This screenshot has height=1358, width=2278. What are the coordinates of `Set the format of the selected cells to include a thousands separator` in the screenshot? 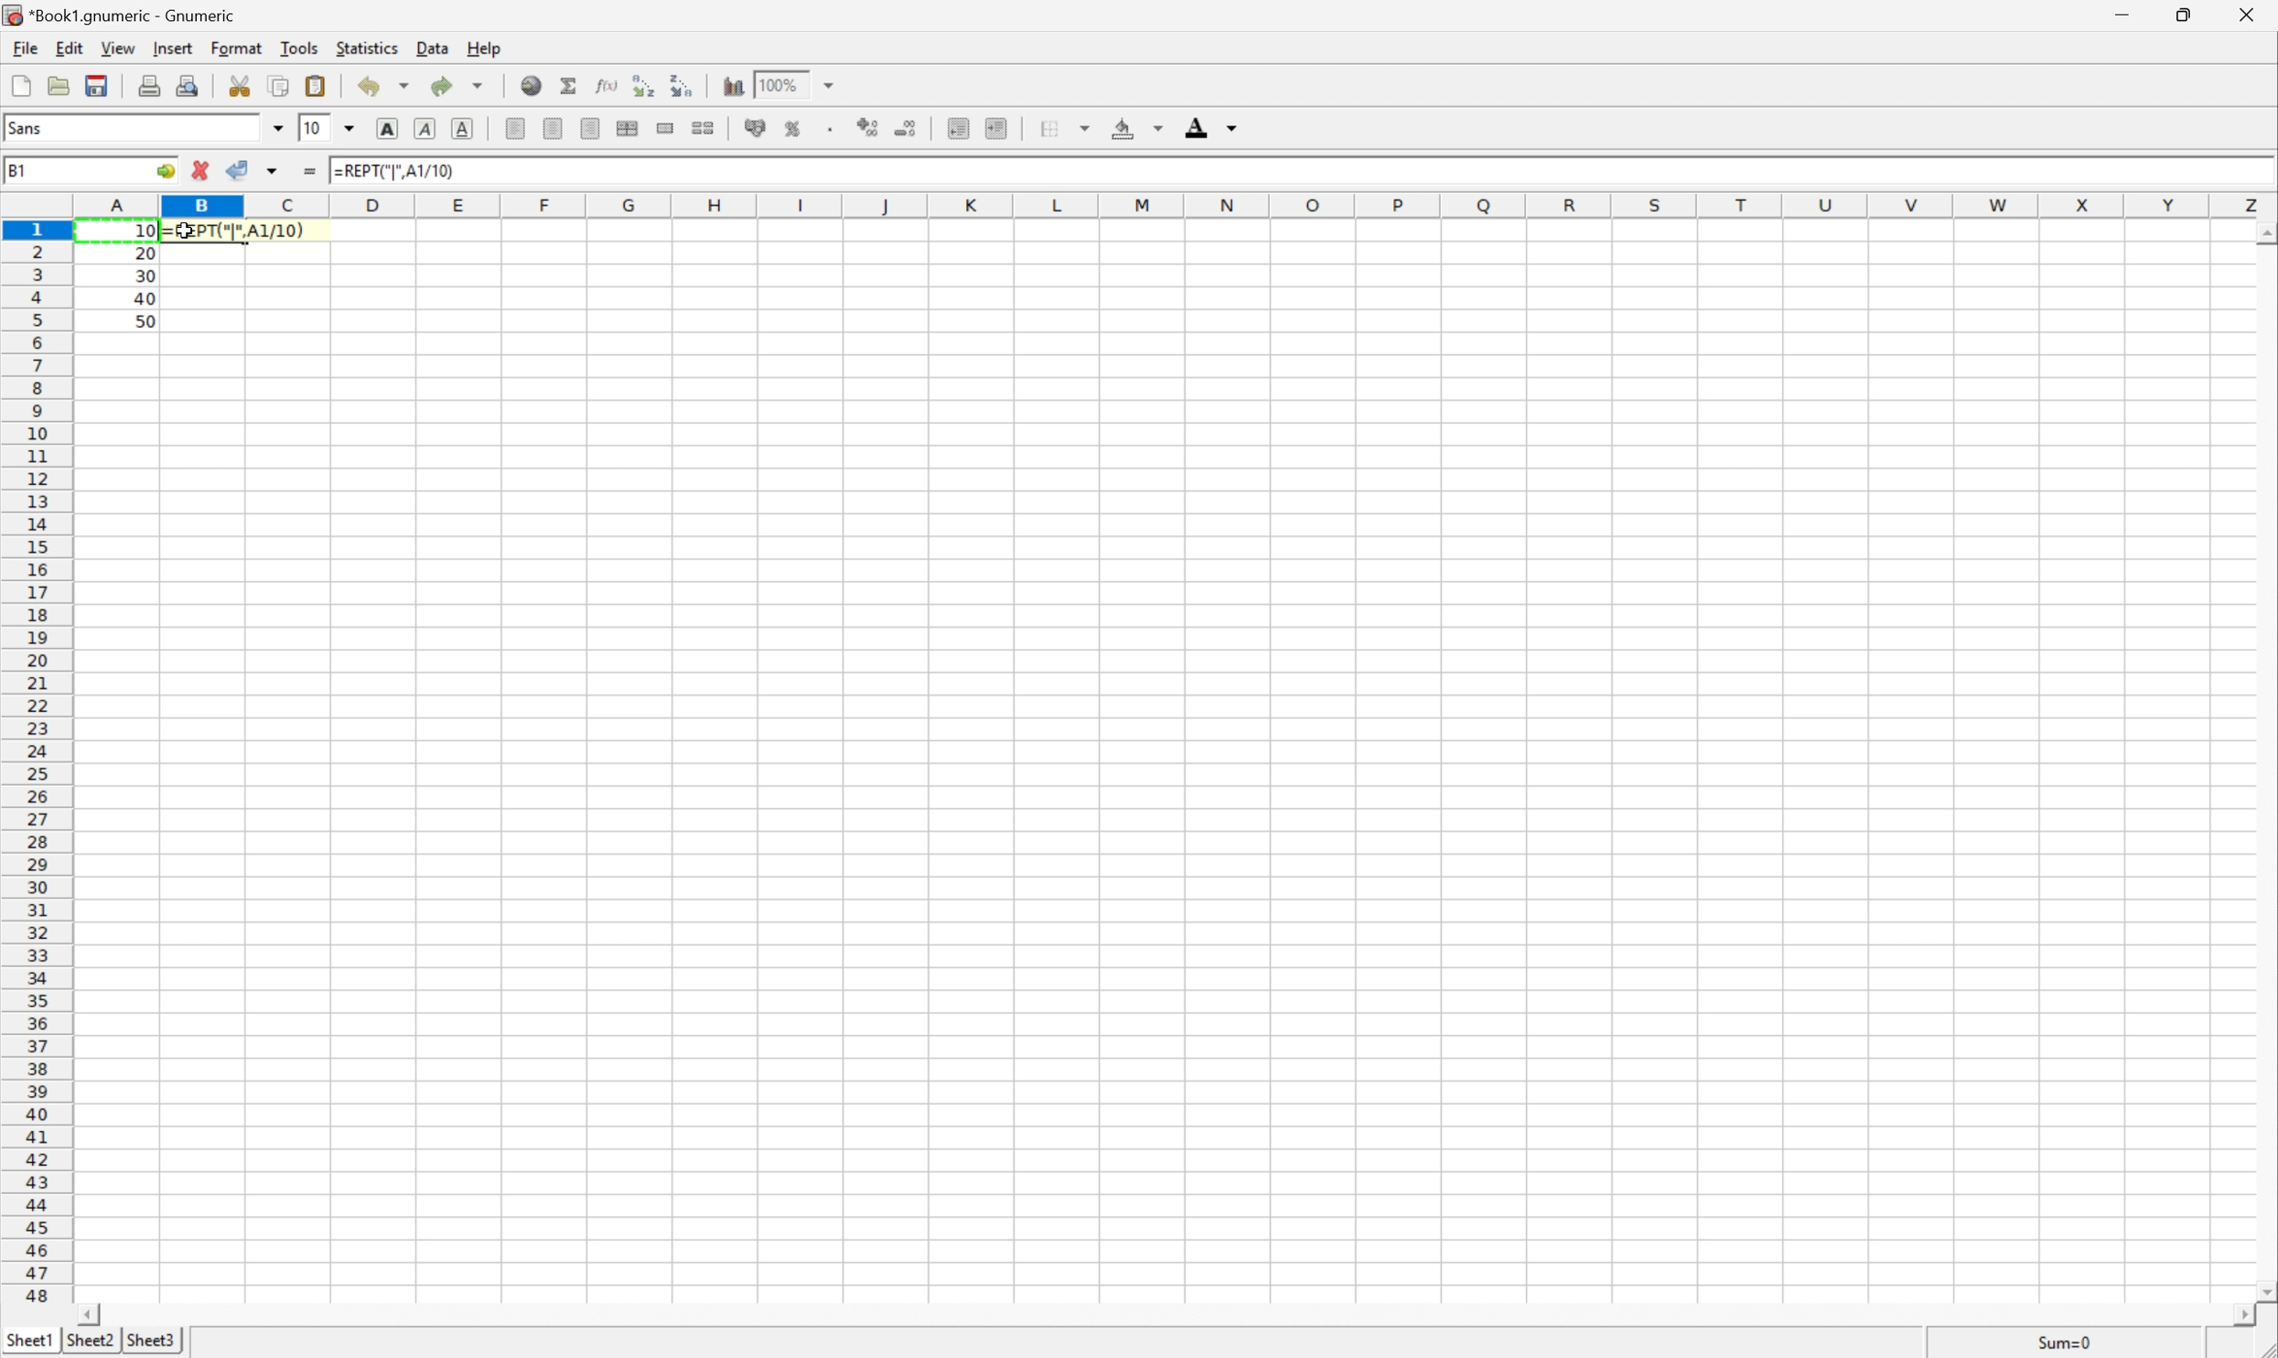 It's located at (824, 130).